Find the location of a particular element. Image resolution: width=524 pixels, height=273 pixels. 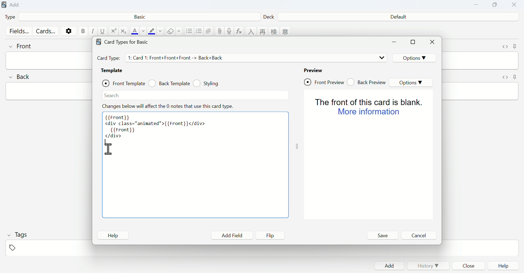

toggle sticky is located at coordinates (515, 46).